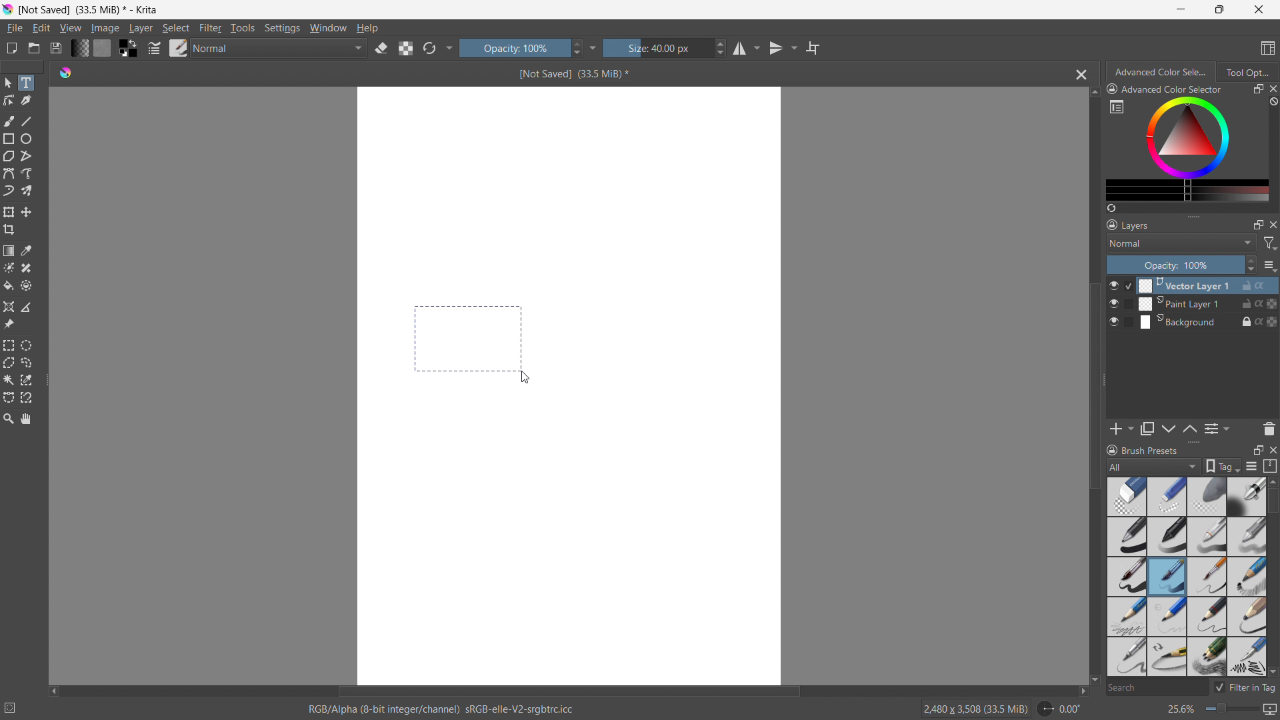 This screenshot has height=720, width=1280. What do you see at coordinates (593, 47) in the screenshot?
I see `more settings` at bounding box center [593, 47].